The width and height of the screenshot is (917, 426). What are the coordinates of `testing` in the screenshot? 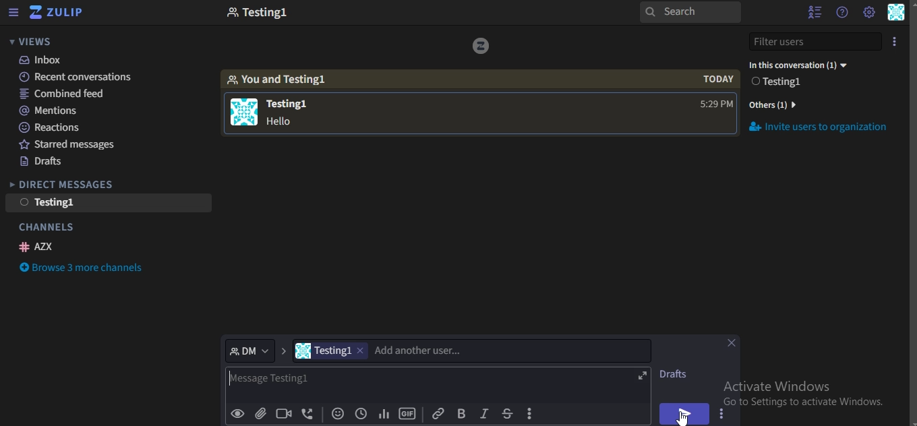 It's located at (266, 13).